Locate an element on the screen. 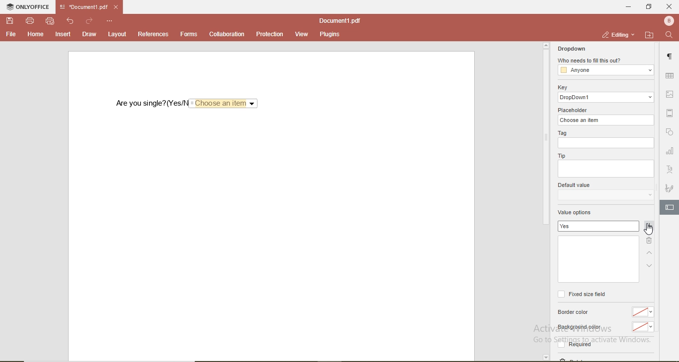  who needs to fill this out is located at coordinates (591, 60).